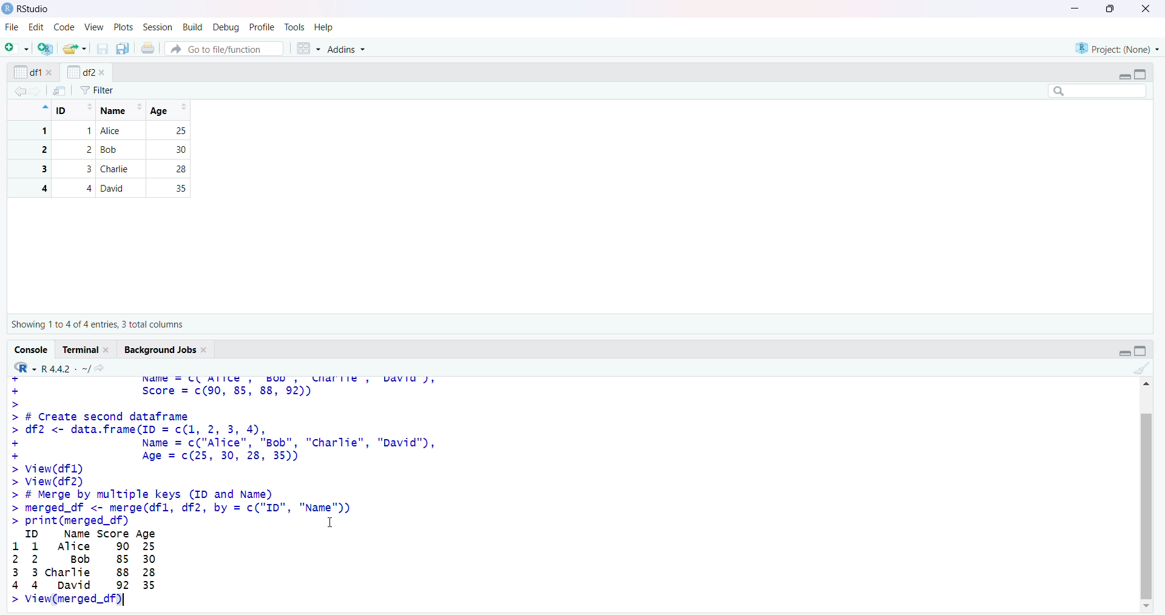 This screenshot has width=1165, height=615. Describe the element at coordinates (1140, 75) in the screenshot. I see `toggle full view` at that location.